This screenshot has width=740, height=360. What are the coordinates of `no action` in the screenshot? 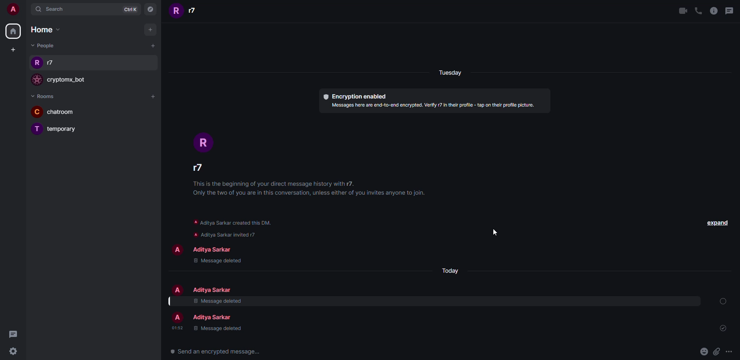 It's located at (723, 300).